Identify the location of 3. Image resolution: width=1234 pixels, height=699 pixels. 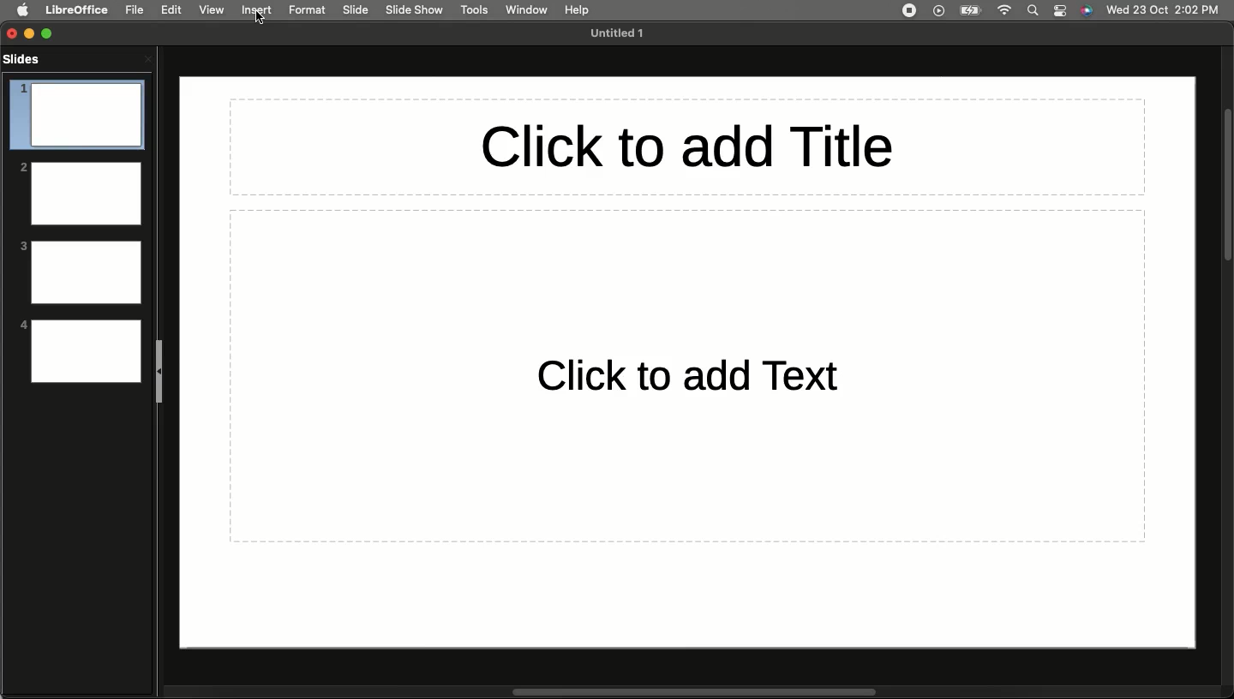
(80, 272).